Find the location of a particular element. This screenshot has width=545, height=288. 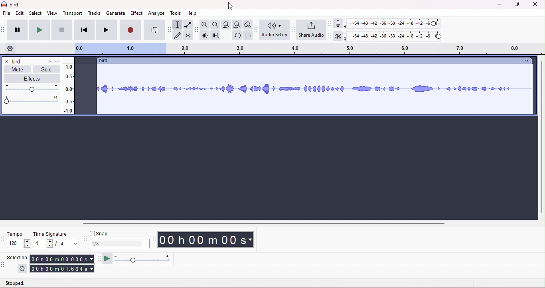

pause is located at coordinates (16, 29).